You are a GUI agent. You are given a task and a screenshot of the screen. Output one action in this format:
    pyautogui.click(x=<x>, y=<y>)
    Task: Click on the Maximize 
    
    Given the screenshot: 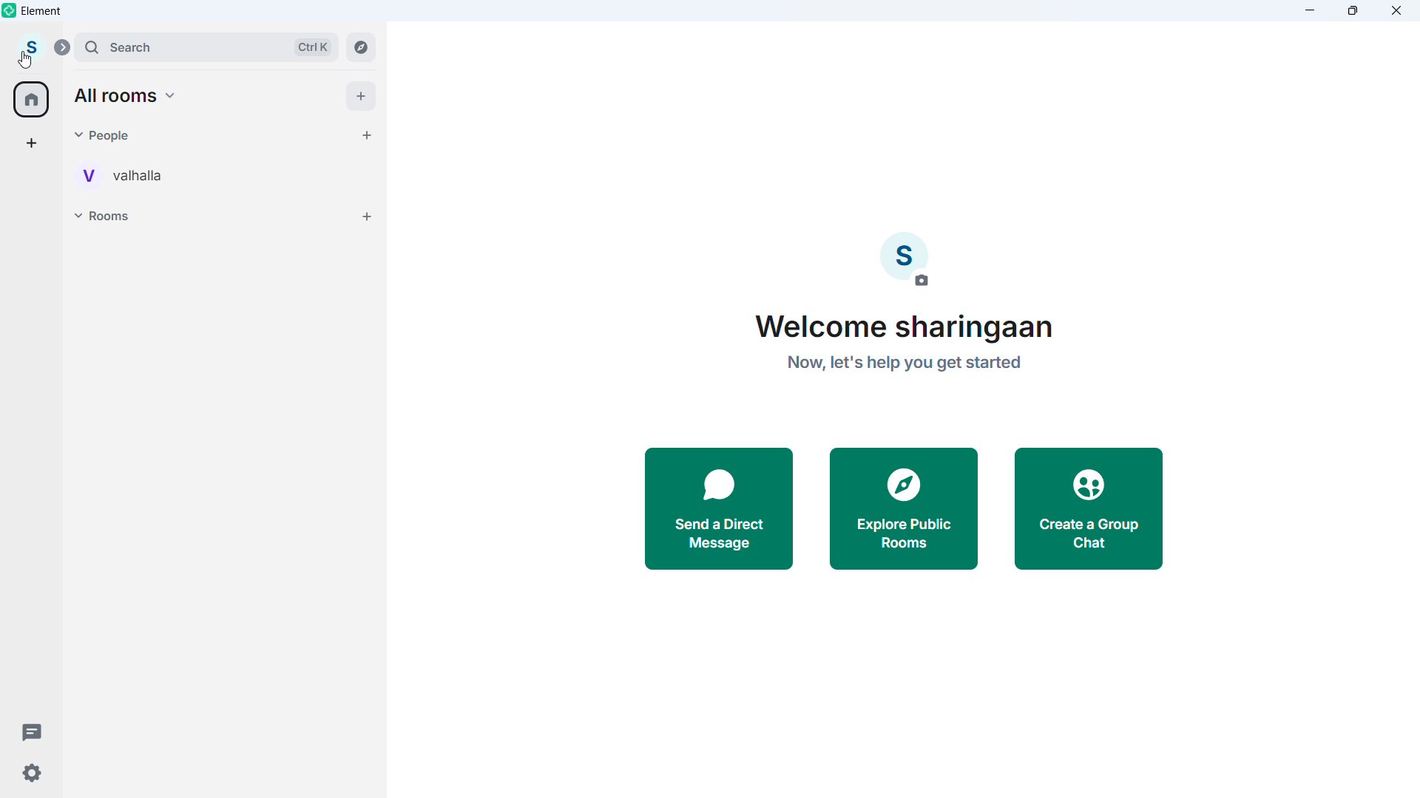 What is the action you would take?
    pyautogui.click(x=1353, y=11)
    